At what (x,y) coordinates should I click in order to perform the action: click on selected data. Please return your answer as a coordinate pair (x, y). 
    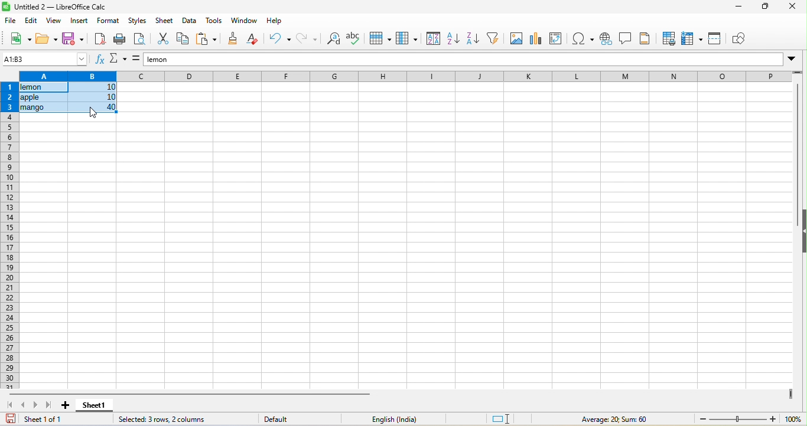
    Looking at the image, I should click on (69, 98).